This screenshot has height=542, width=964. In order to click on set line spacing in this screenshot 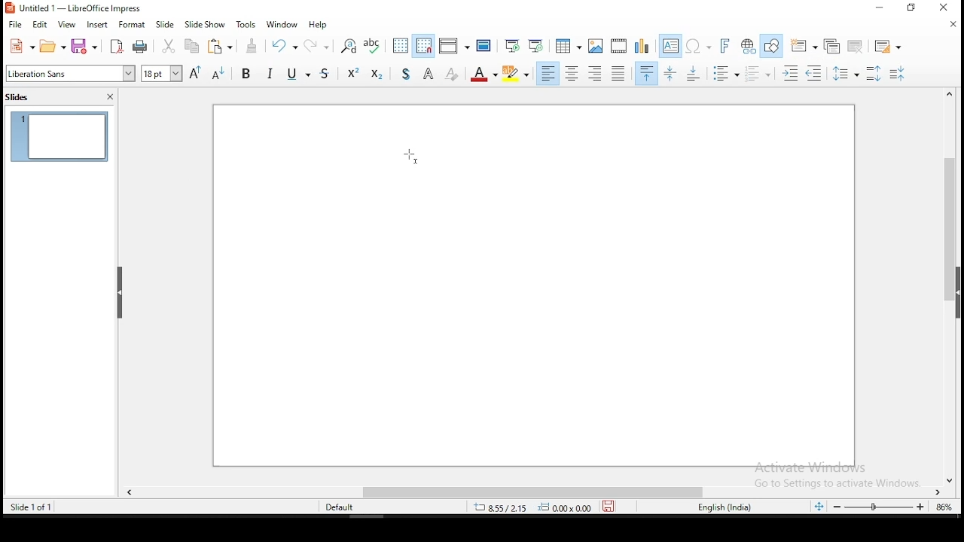, I will do `click(849, 75)`.